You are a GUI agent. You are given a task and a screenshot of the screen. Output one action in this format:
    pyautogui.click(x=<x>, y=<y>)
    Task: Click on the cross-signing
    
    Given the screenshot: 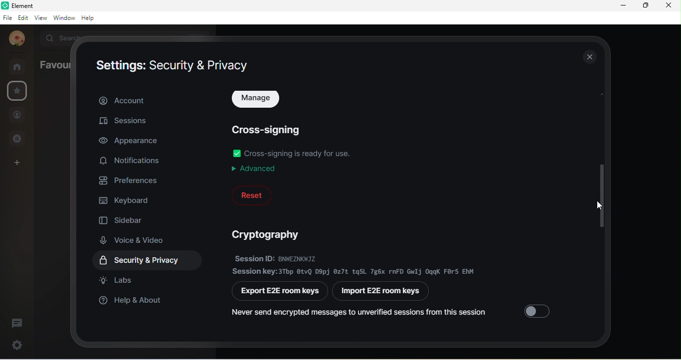 What is the action you would take?
    pyautogui.click(x=270, y=128)
    